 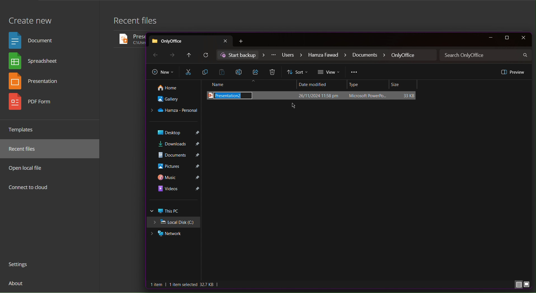 What do you see at coordinates (189, 55) in the screenshot?
I see `Go up directory` at bounding box center [189, 55].